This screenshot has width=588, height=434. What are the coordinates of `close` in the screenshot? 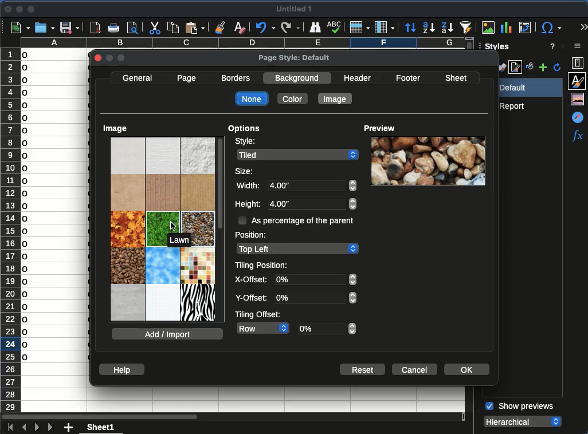 It's located at (99, 58).